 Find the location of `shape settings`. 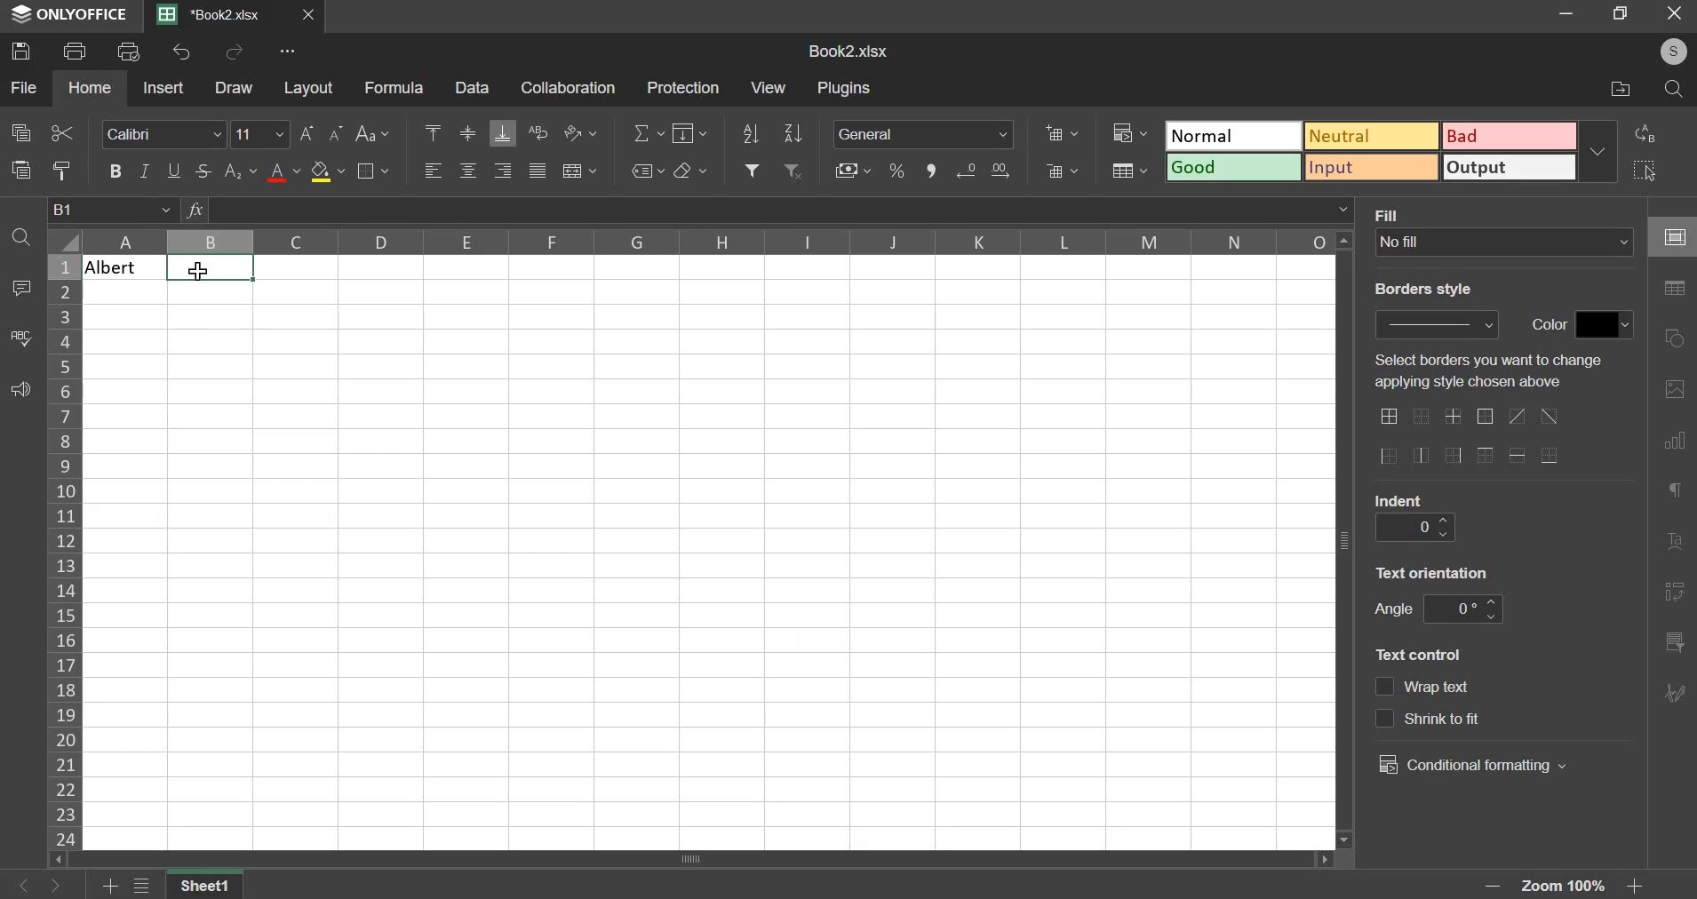

shape settings is located at coordinates (1676, 333).